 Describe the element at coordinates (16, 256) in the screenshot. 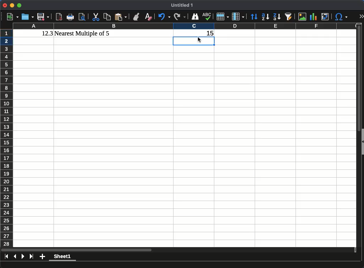

I see `previous sheet` at that location.